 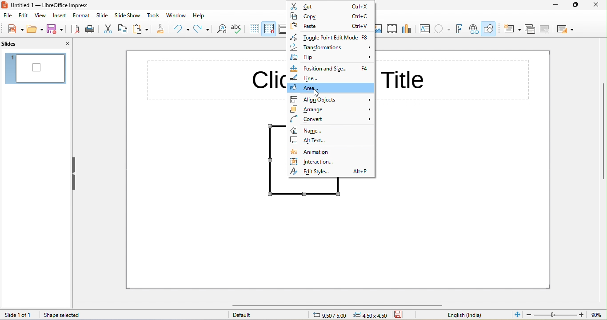 I want to click on delete slide, so click(x=545, y=29).